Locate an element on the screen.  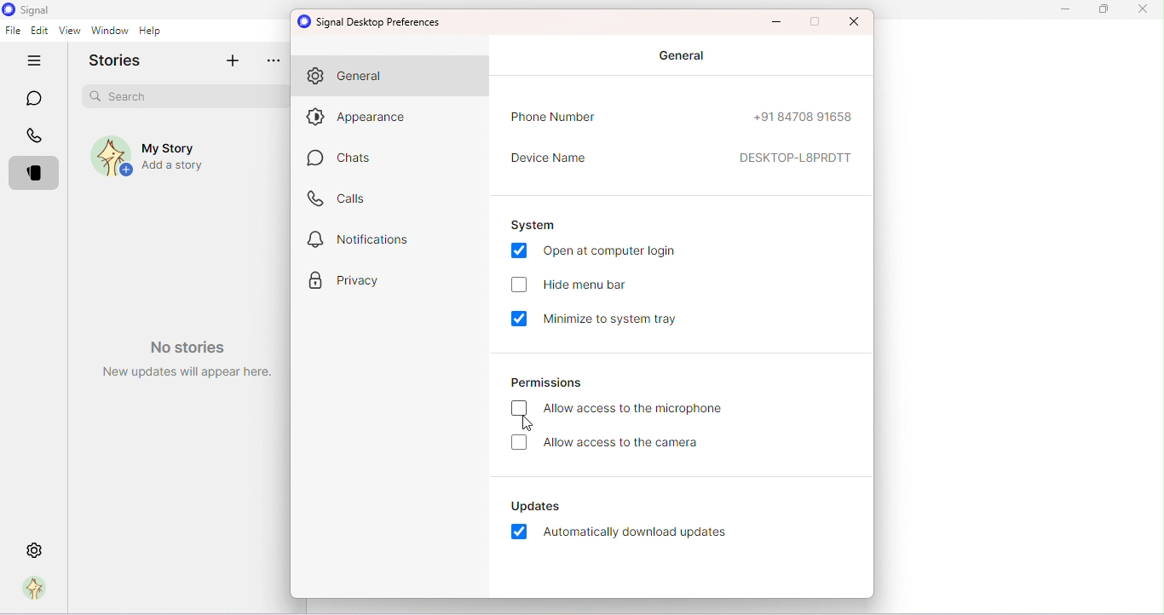
Permissions is located at coordinates (545, 380).